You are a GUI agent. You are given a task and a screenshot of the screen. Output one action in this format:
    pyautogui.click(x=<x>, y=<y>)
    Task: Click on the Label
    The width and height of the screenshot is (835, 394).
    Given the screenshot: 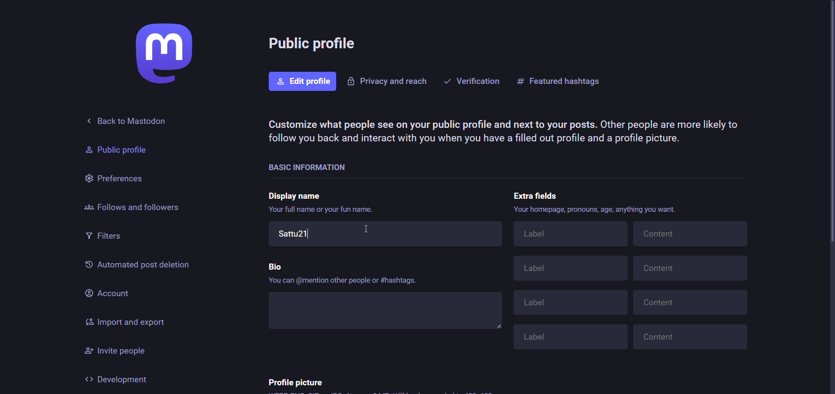 What is the action you would take?
    pyautogui.click(x=569, y=338)
    